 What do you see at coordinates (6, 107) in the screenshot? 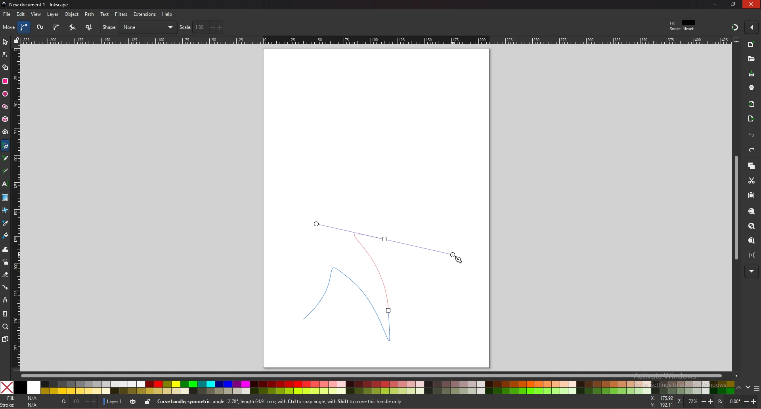
I see `stars and polygons` at bounding box center [6, 107].